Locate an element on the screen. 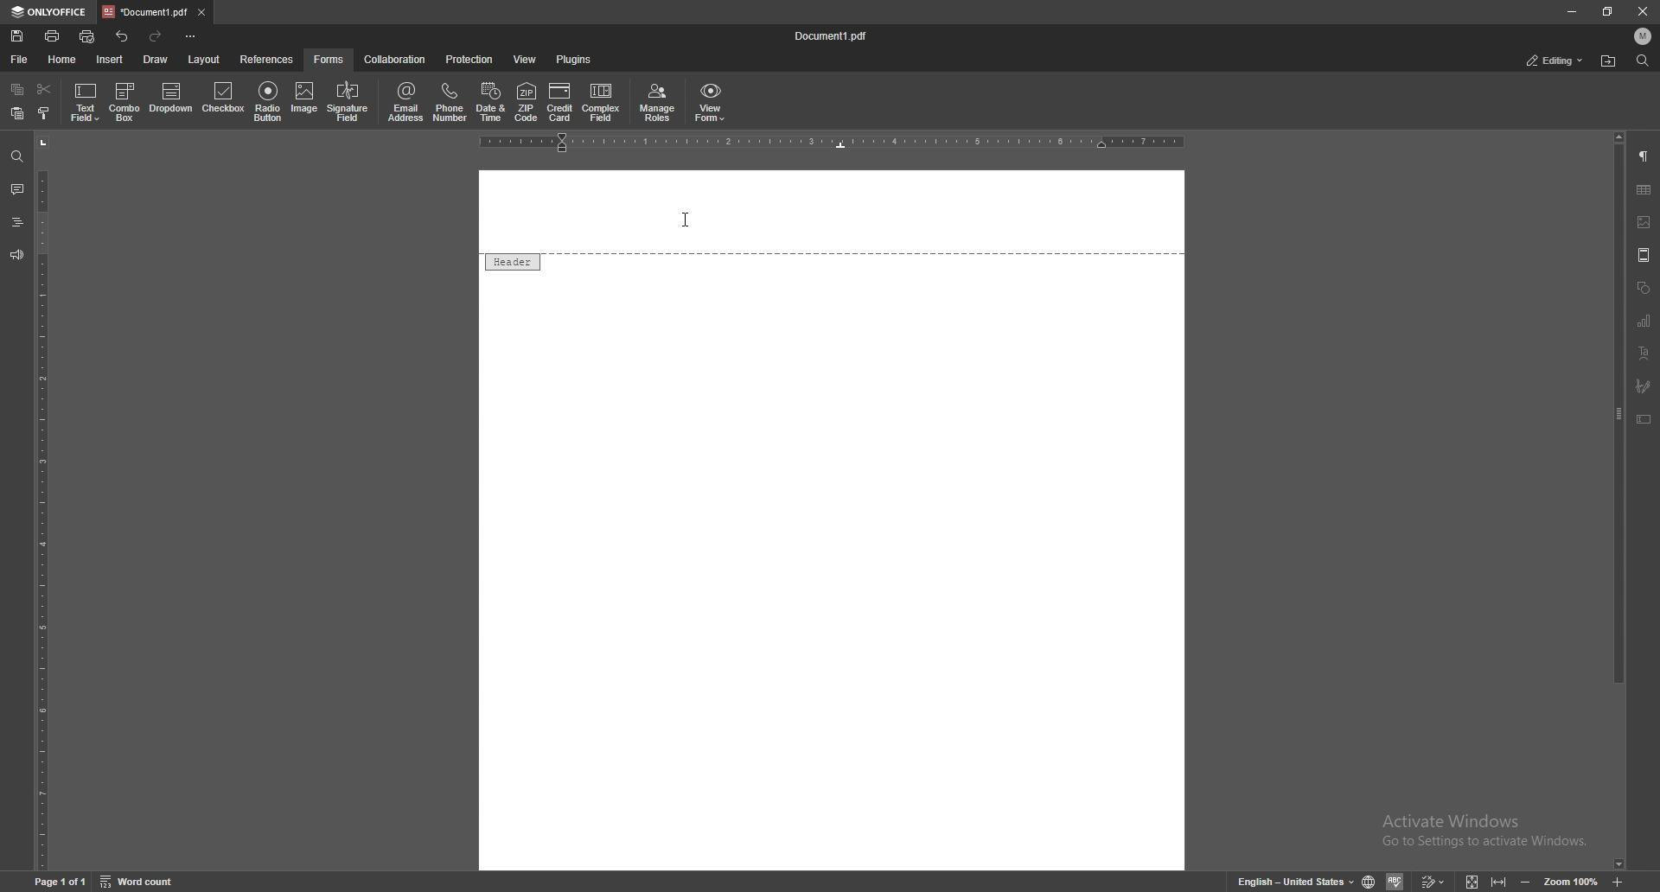 The image size is (1660, 892). track changes is located at coordinates (1433, 881).